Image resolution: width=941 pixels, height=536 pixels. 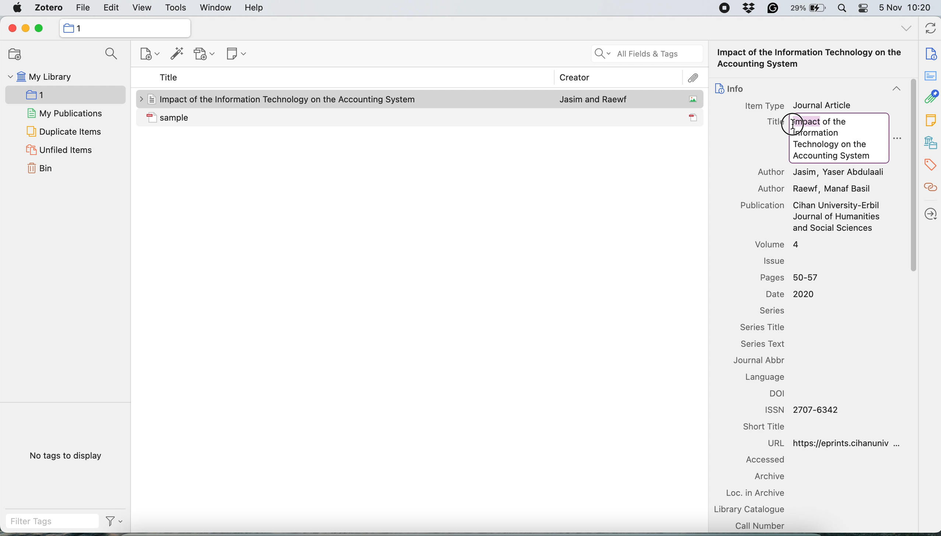 I want to click on sample, so click(x=290, y=117).